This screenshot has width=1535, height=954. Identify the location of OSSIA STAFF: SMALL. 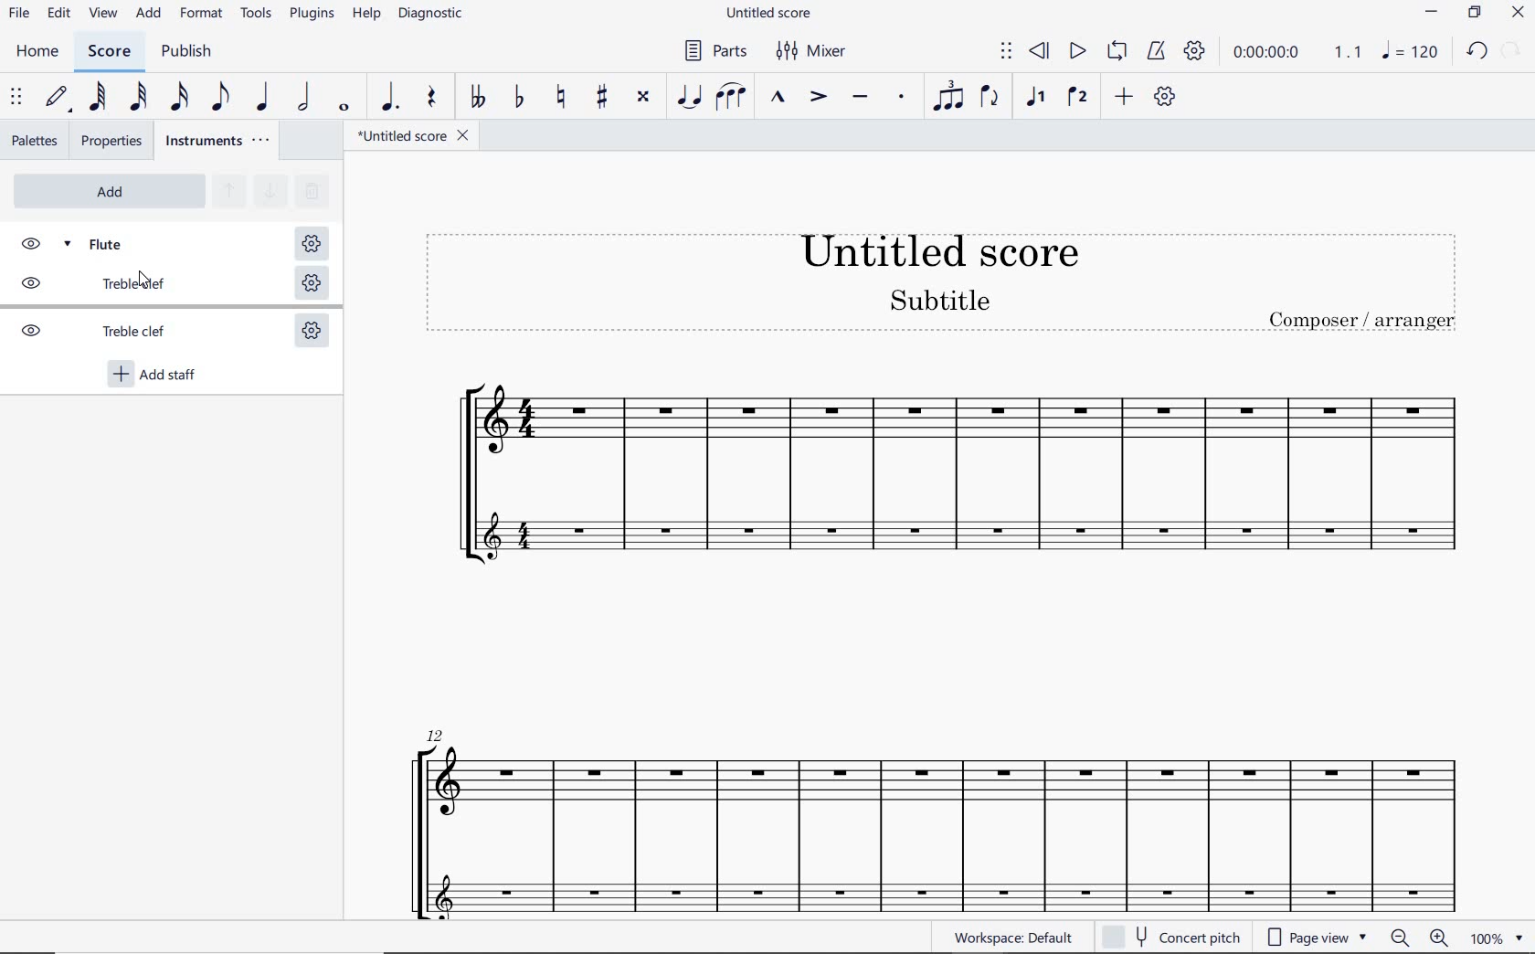
(925, 888).